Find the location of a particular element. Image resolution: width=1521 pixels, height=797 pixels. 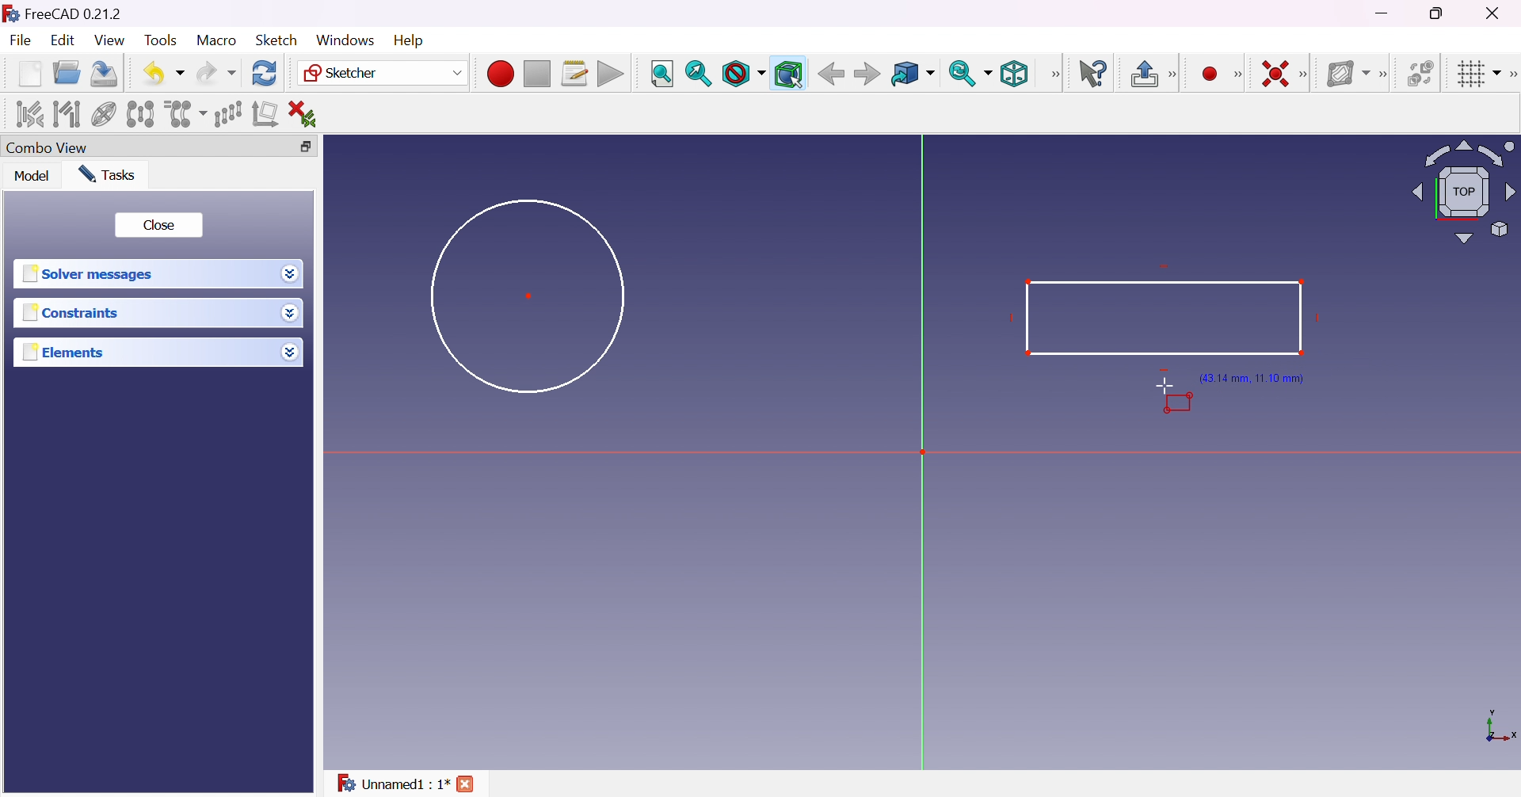

New is located at coordinates (30, 73).